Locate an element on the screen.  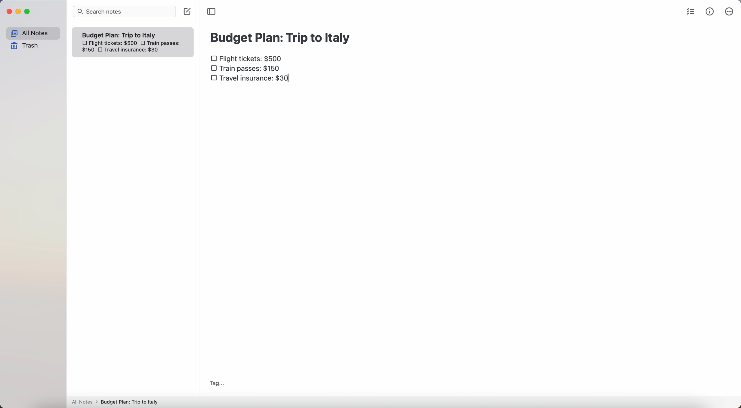
checkbox is located at coordinates (101, 51).